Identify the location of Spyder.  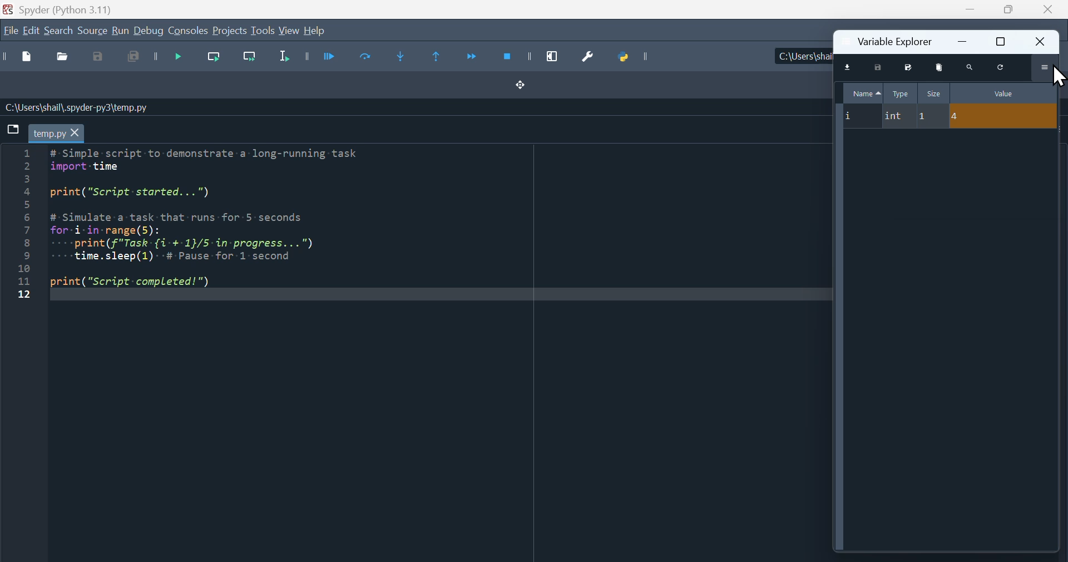
(83, 8).